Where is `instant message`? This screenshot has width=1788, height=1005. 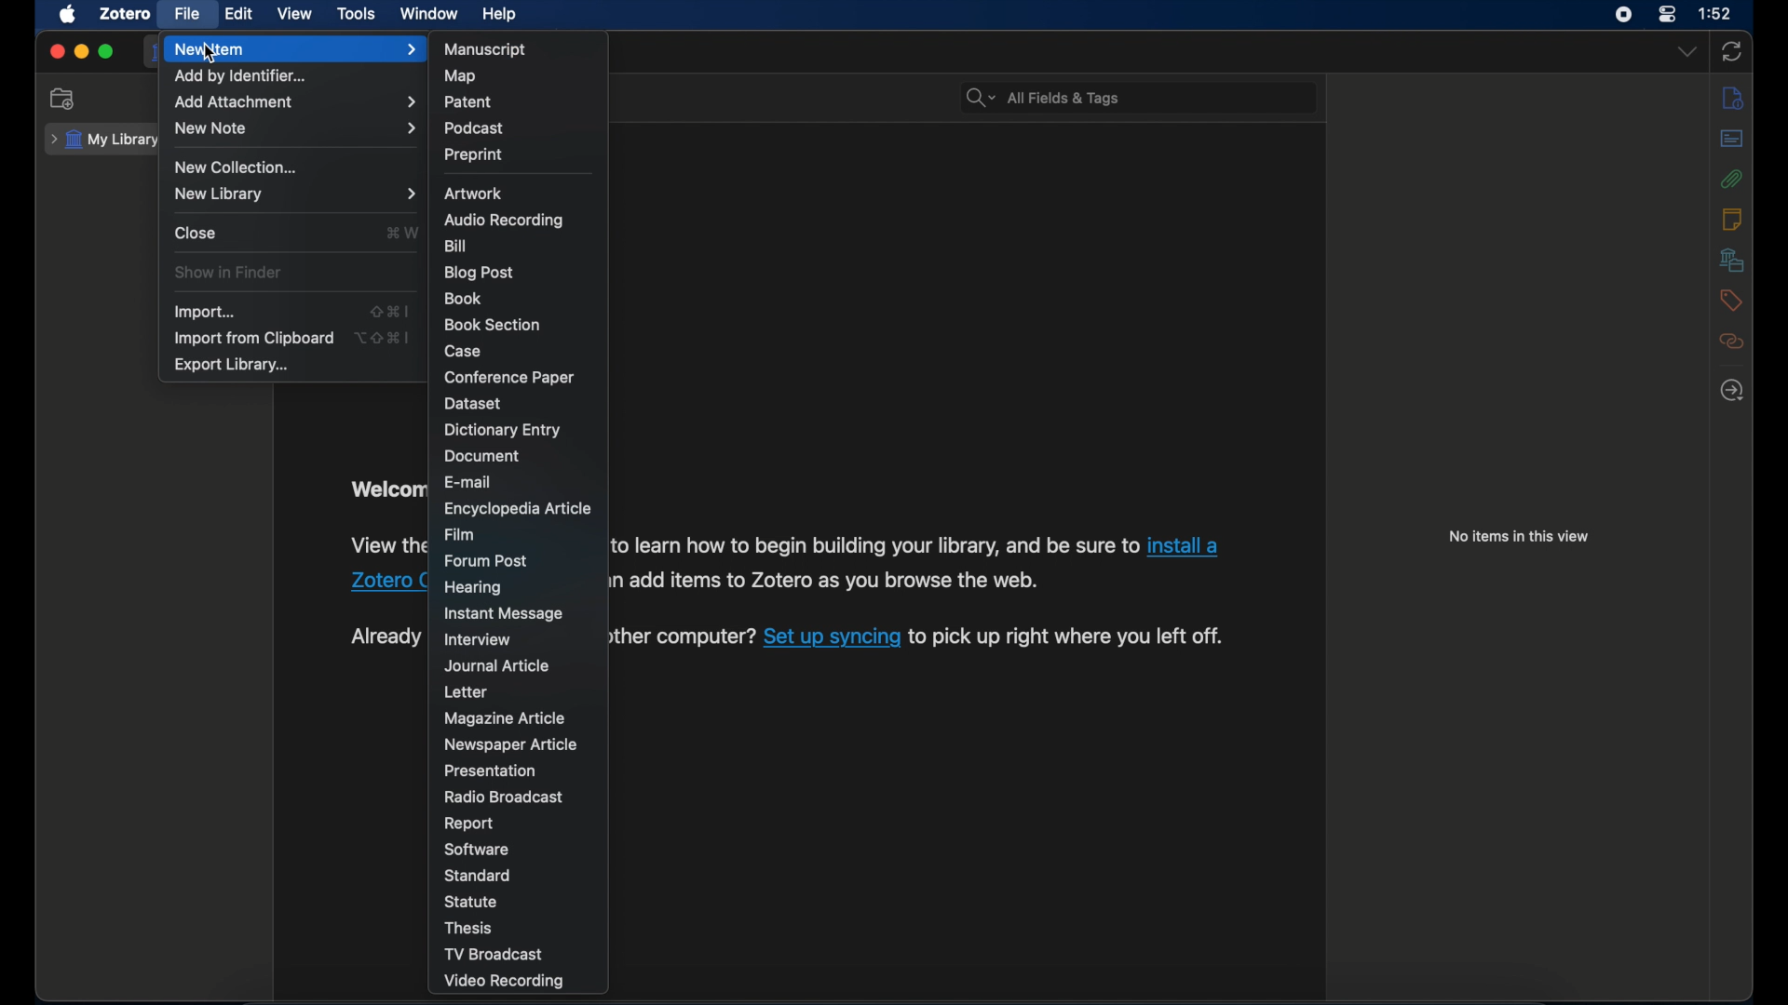
instant message is located at coordinates (502, 614).